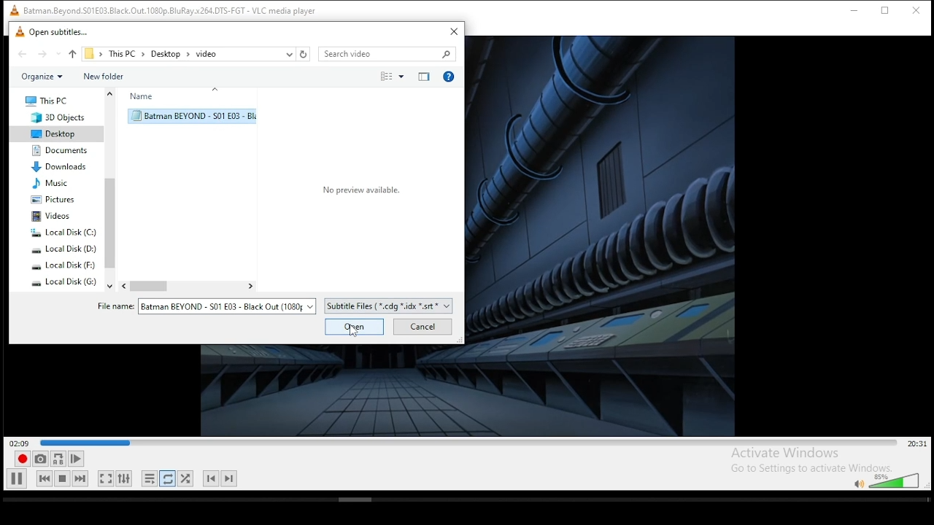 The height and width of the screenshot is (525, 934). Describe the element at coordinates (230, 478) in the screenshot. I see `next chapter` at that location.